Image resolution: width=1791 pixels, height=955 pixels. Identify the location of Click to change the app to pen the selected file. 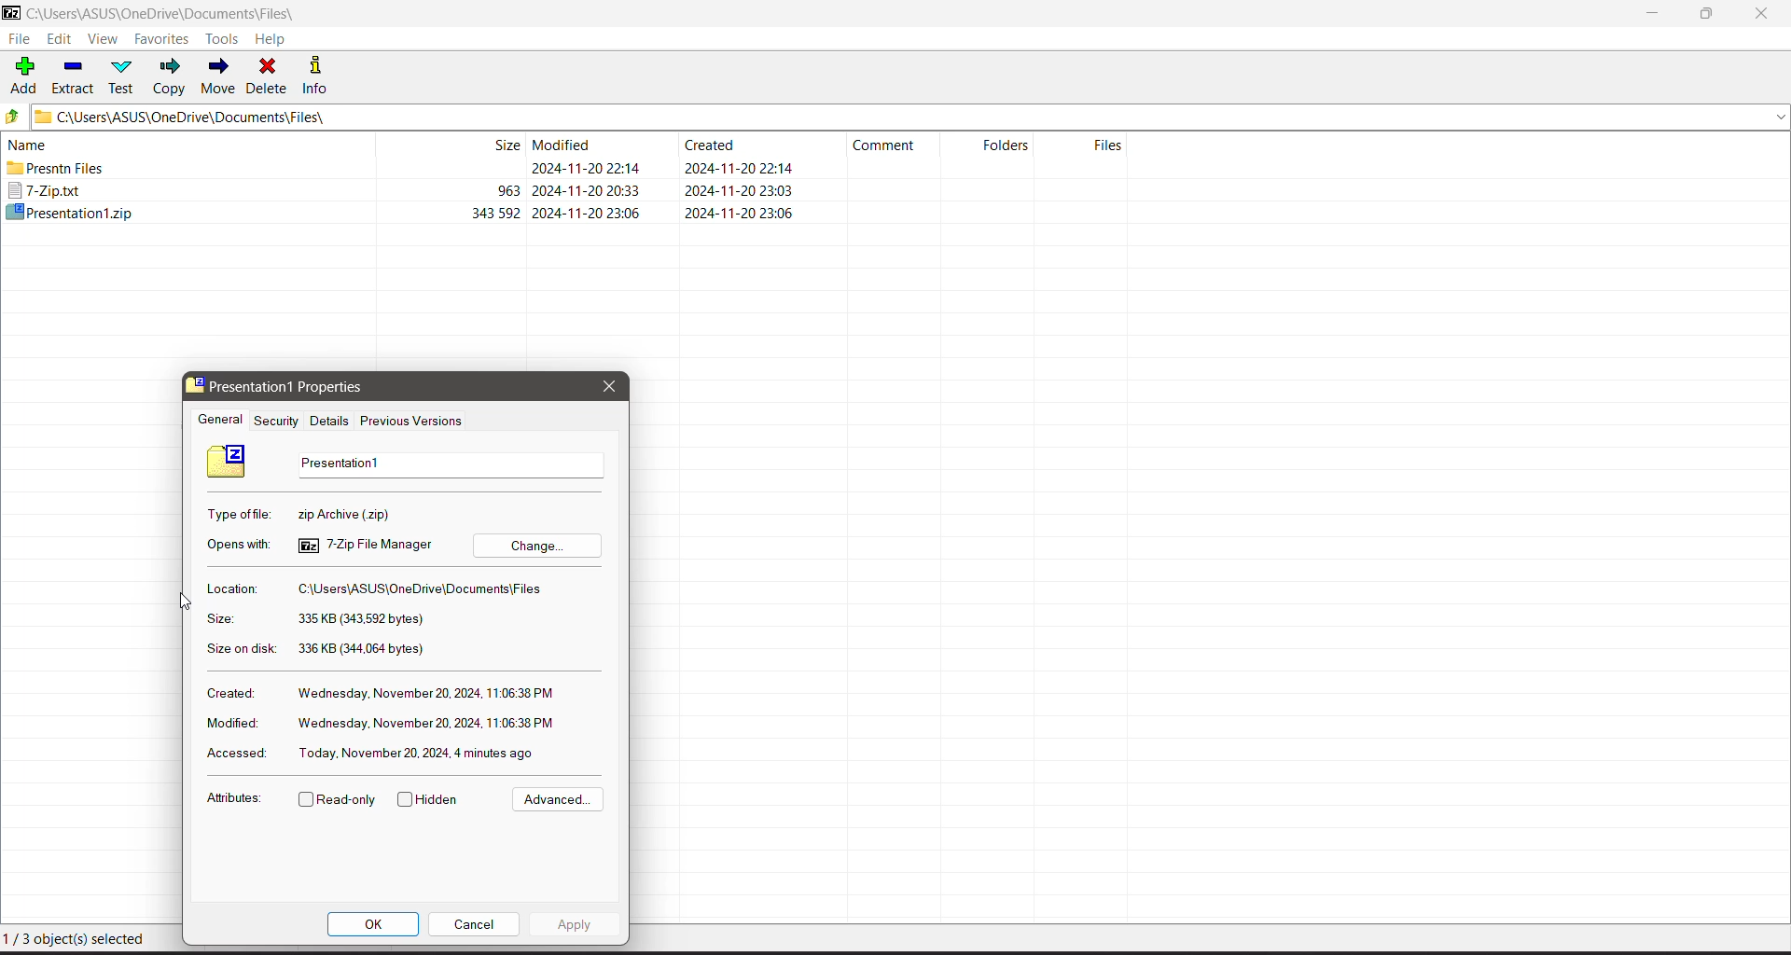
(542, 546).